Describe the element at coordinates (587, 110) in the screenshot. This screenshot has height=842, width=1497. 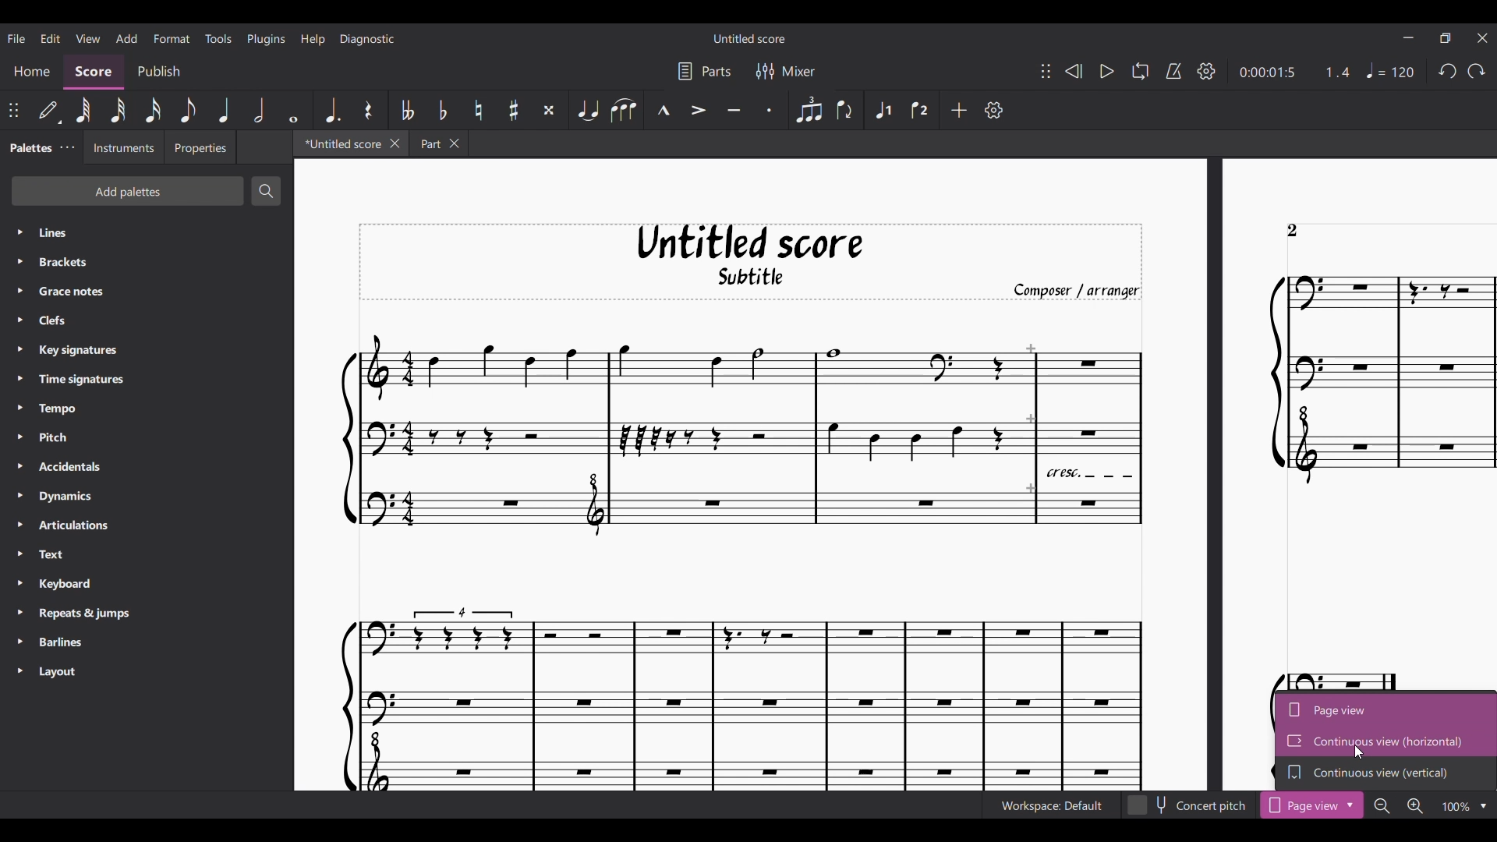
I see `Tie` at that location.